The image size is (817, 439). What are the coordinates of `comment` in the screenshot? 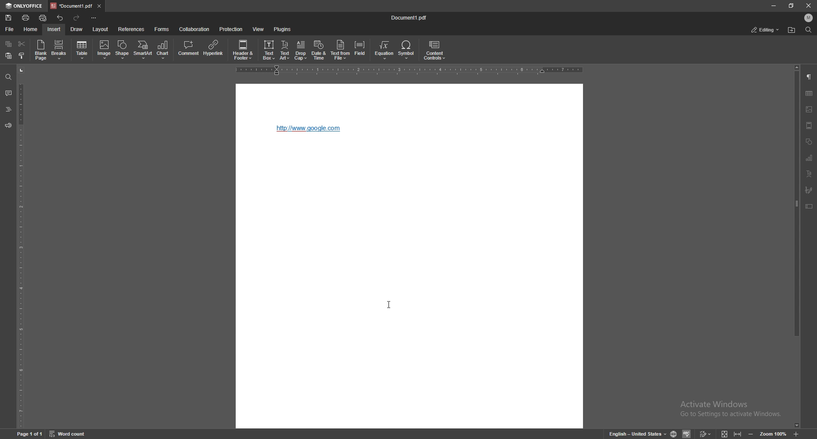 It's located at (189, 49).